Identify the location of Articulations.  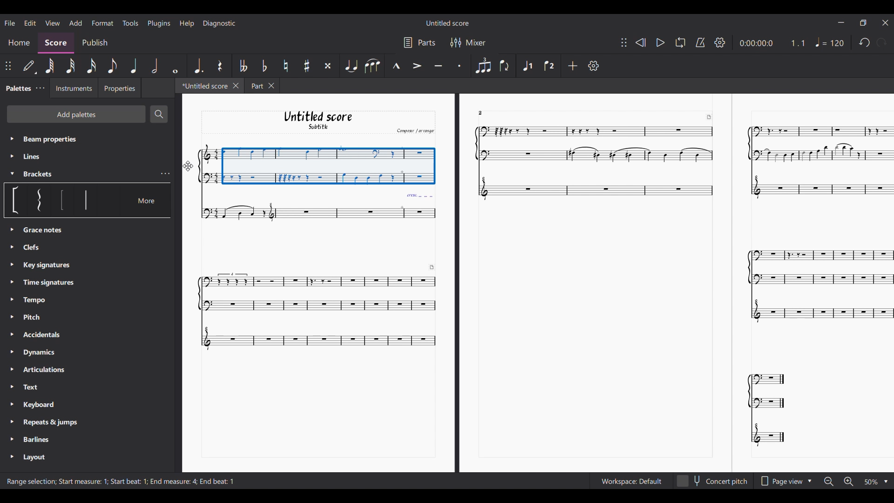
(47, 368).